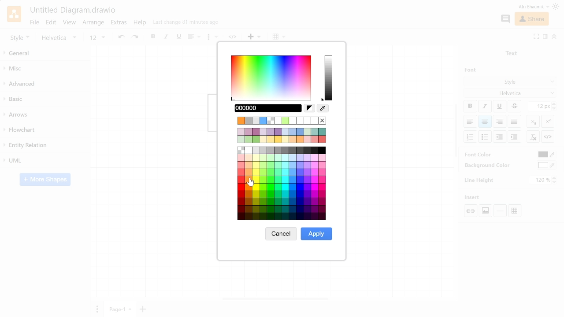 The width and height of the screenshot is (564, 317). I want to click on Comment, so click(505, 19).